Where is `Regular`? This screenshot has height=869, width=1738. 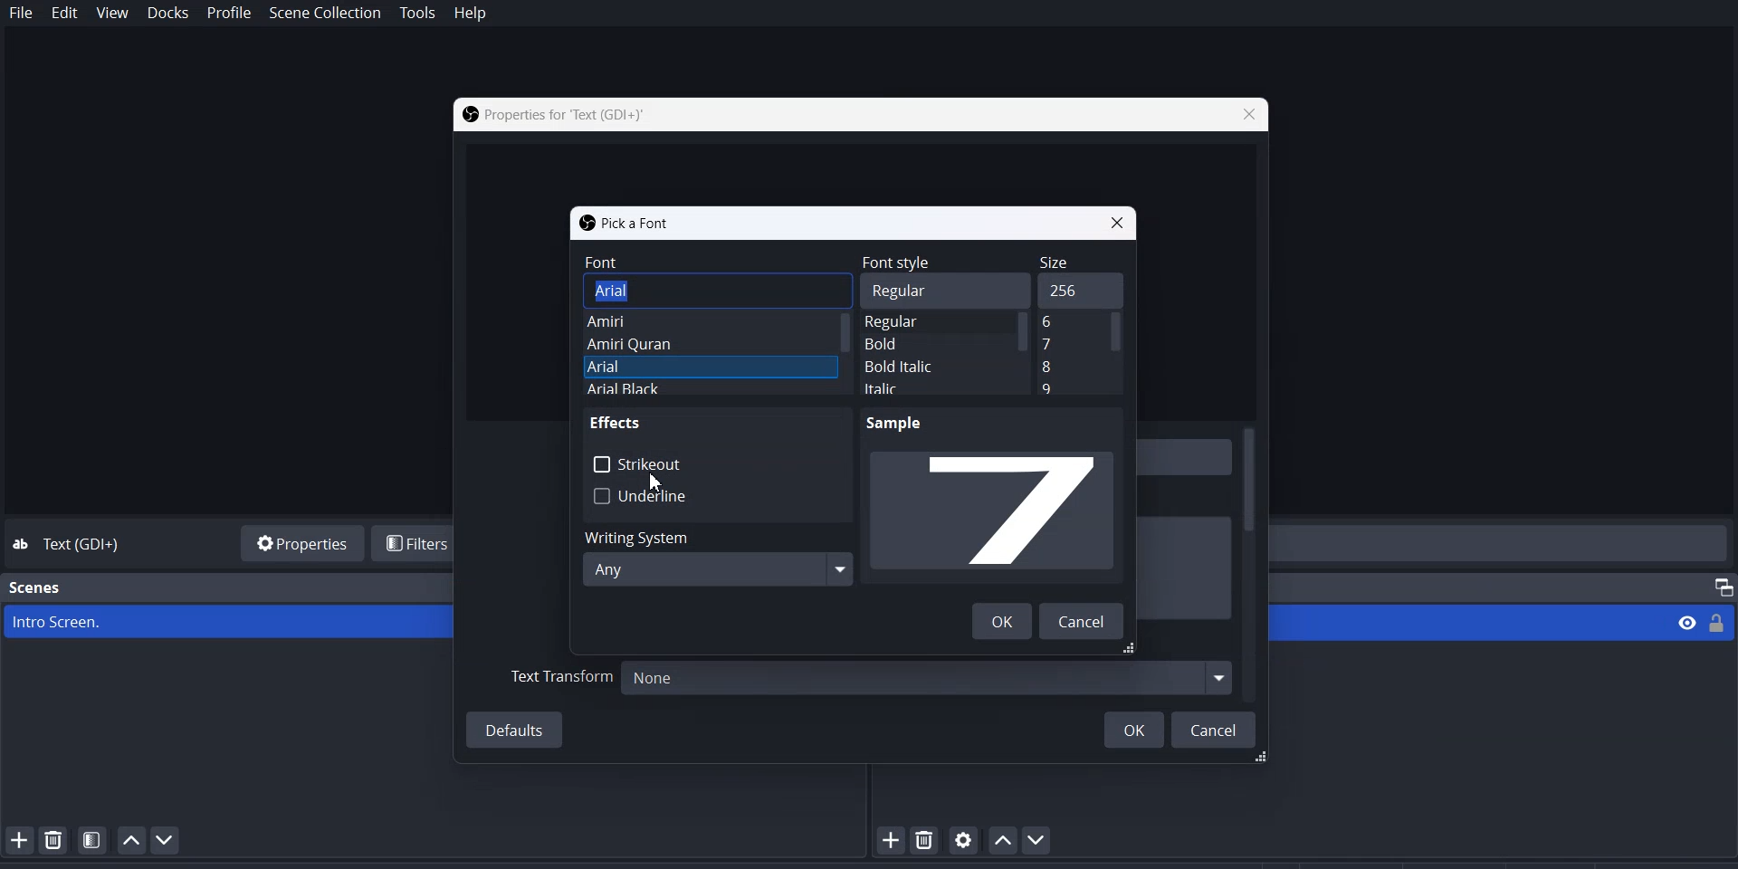 Regular is located at coordinates (931, 290).